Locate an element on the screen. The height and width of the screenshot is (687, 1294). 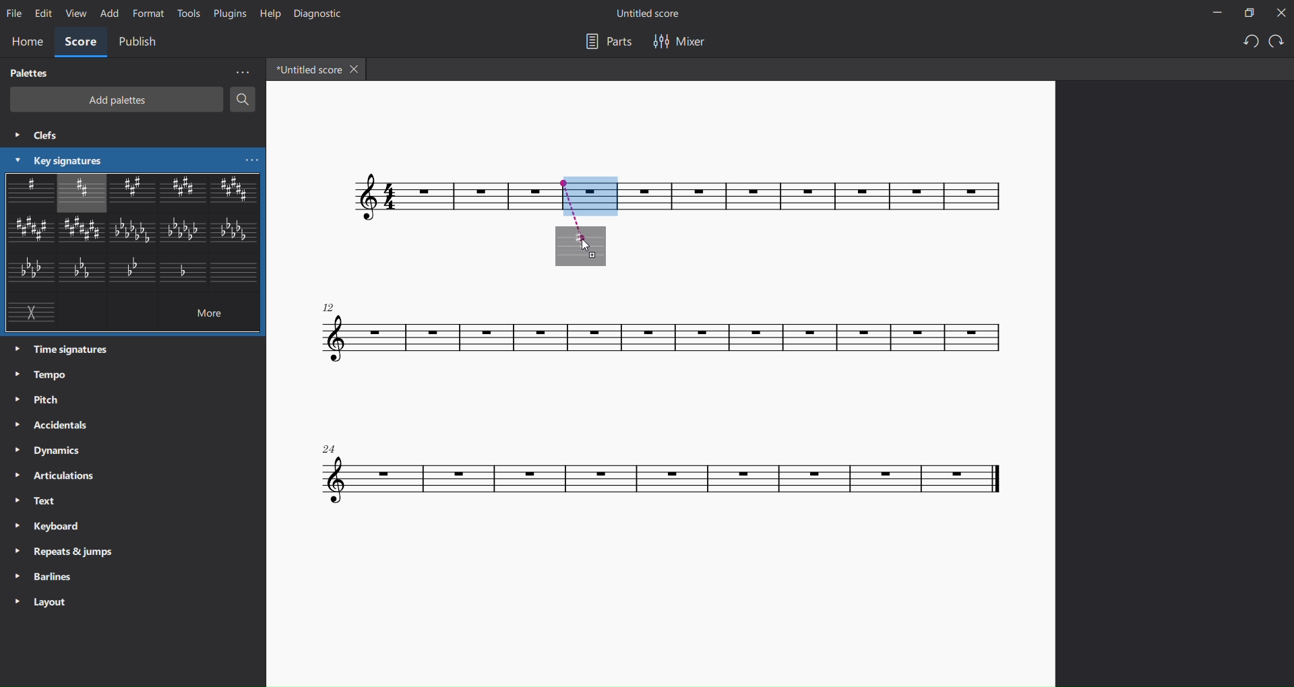
close is located at coordinates (1280, 12).